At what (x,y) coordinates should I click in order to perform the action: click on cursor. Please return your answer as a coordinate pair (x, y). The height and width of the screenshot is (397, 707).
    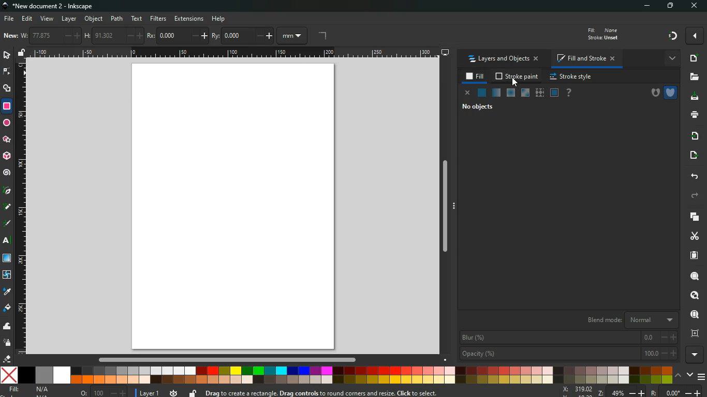
    Looking at the image, I should click on (515, 83).